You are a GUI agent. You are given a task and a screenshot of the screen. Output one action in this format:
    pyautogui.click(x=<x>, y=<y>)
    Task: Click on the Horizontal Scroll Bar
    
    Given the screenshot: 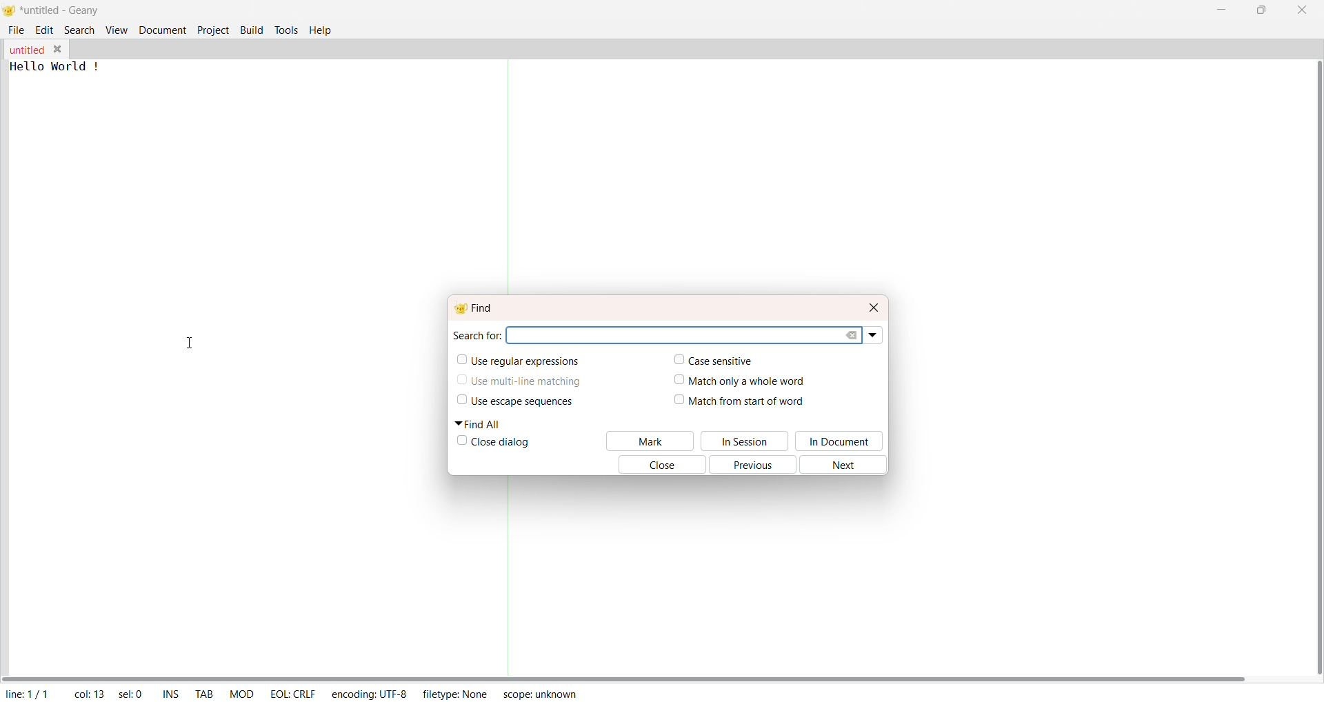 What is the action you would take?
    pyautogui.click(x=634, y=674)
    